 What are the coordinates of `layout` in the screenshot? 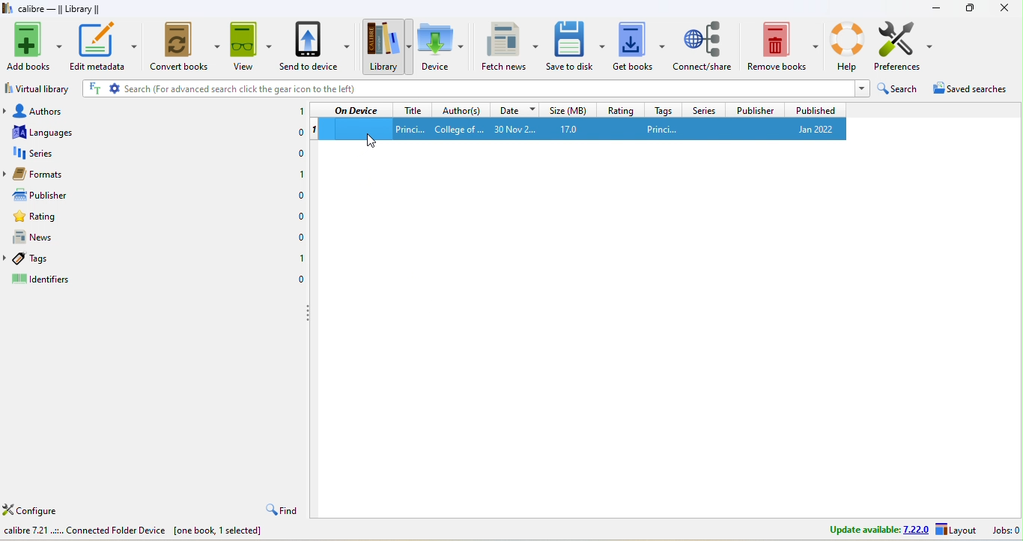 It's located at (956, 531).